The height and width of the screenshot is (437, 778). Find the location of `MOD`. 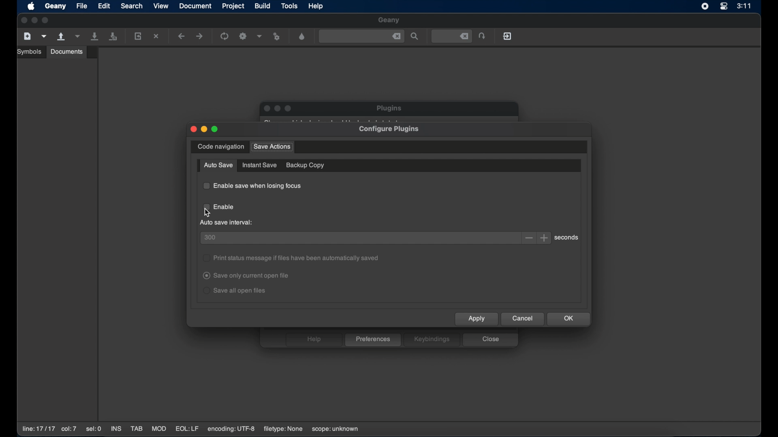

MOD is located at coordinates (159, 429).